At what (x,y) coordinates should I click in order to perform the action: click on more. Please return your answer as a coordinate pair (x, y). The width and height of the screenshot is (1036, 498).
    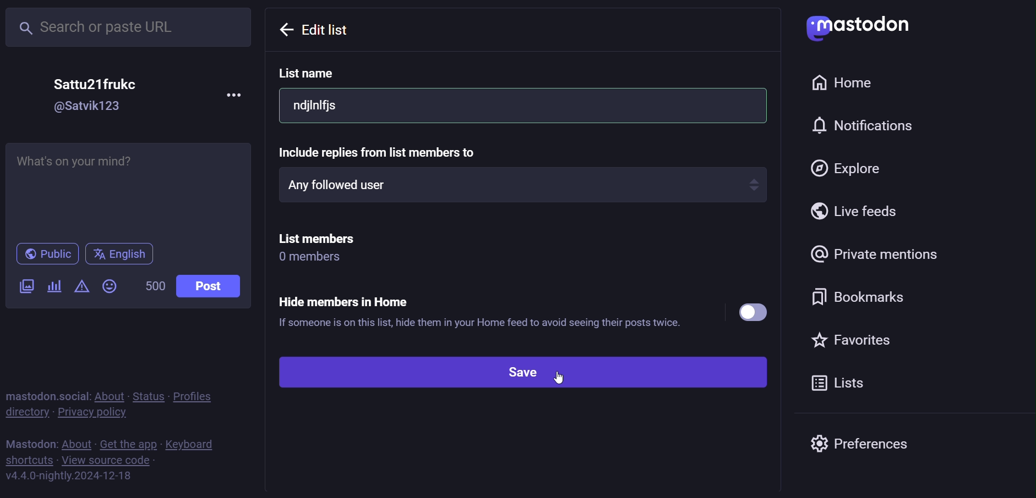
    Looking at the image, I should click on (232, 95).